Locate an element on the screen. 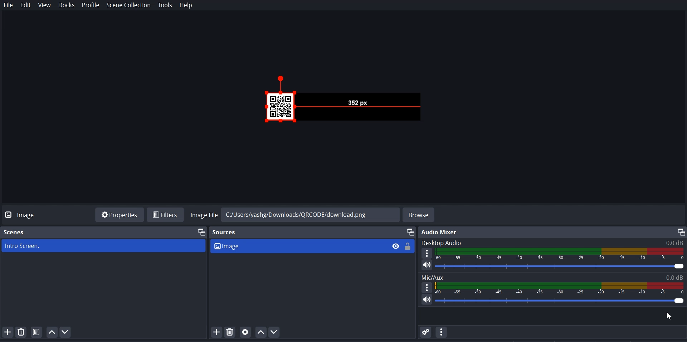 The width and height of the screenshot is (687, 342). Profile is located at coordinates (91, 5).